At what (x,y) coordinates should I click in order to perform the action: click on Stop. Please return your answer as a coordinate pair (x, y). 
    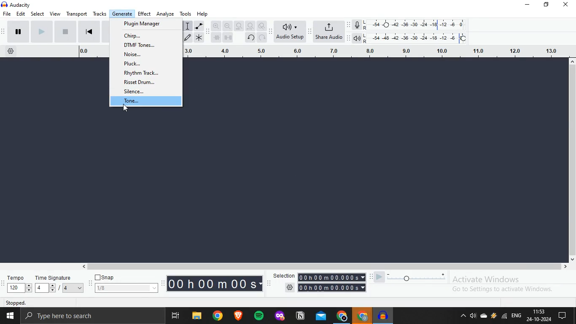
    Looking at the image, I should click on (65, 32).